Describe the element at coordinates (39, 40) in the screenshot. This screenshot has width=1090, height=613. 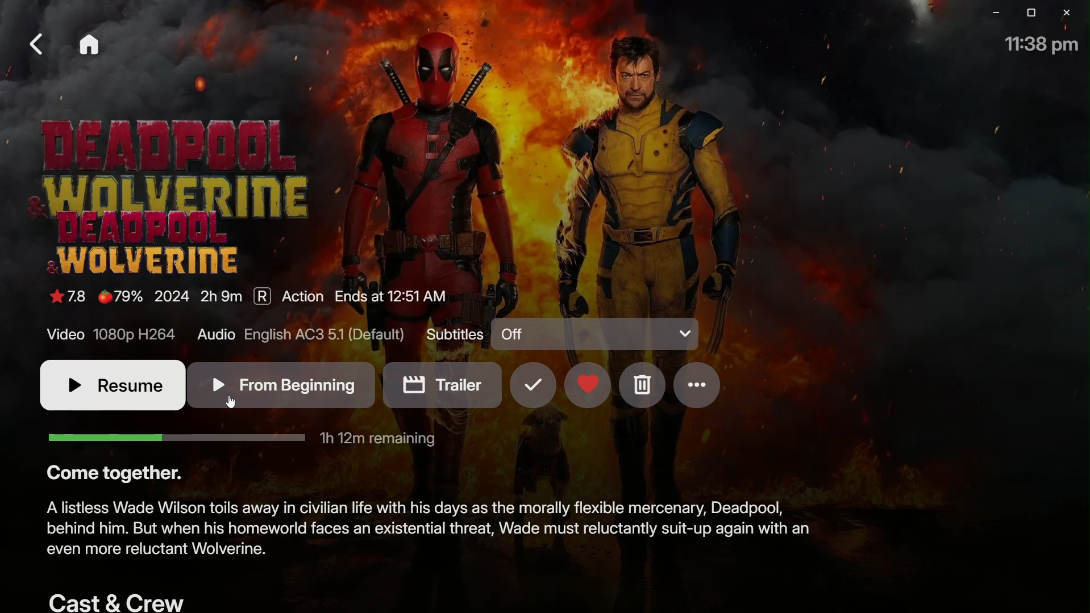
I see `Back` at that location.